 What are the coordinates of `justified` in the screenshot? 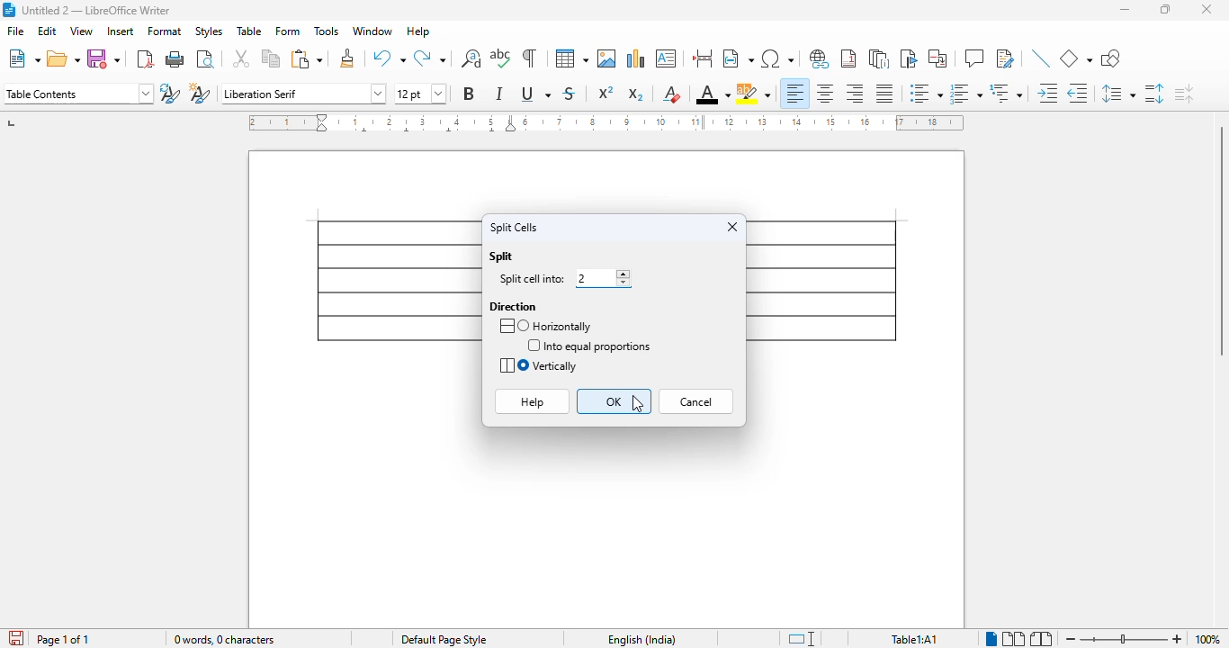 It's located at (884, 93).